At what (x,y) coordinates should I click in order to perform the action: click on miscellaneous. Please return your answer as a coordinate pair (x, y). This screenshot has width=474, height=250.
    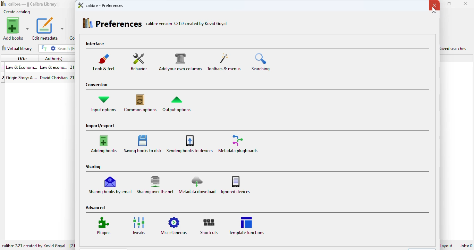
    Looking at the image, I should click on (174, 225).